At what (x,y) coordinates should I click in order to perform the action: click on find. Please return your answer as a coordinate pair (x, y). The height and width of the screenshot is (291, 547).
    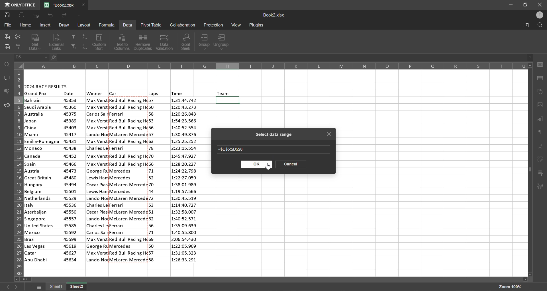
    Looking at the image, I should click on (8, 64).